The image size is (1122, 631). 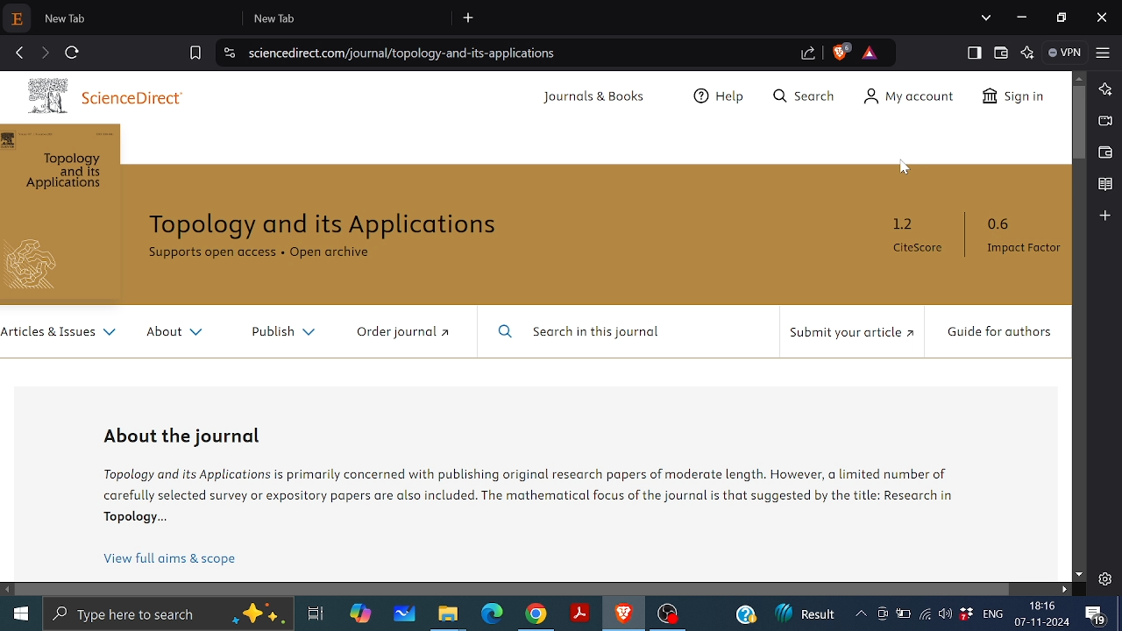 I want to click on View full aims and scope, so click(x=169, y=561).